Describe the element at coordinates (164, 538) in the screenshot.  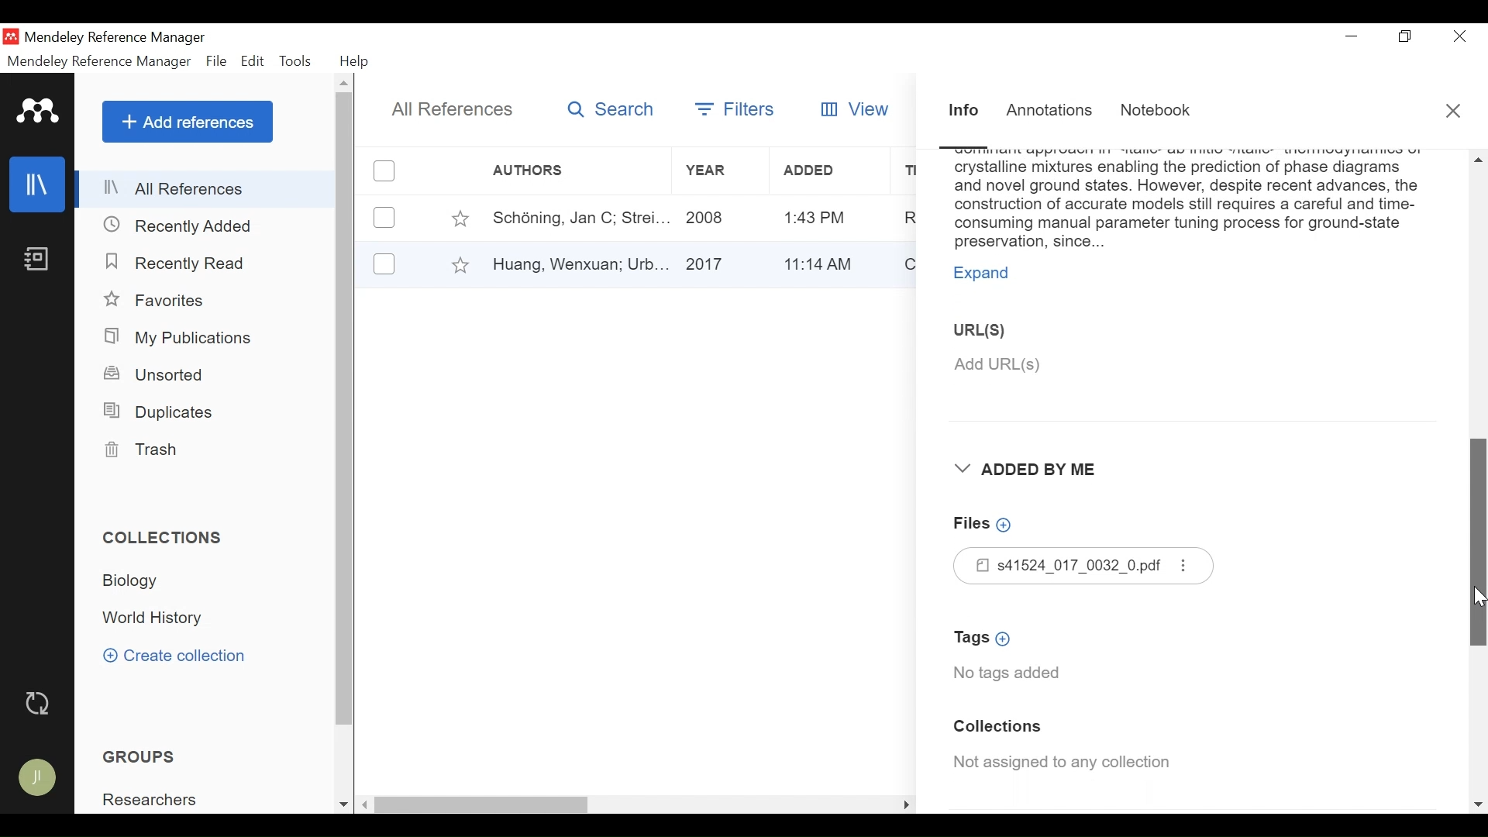
I see `Collections` at that location.